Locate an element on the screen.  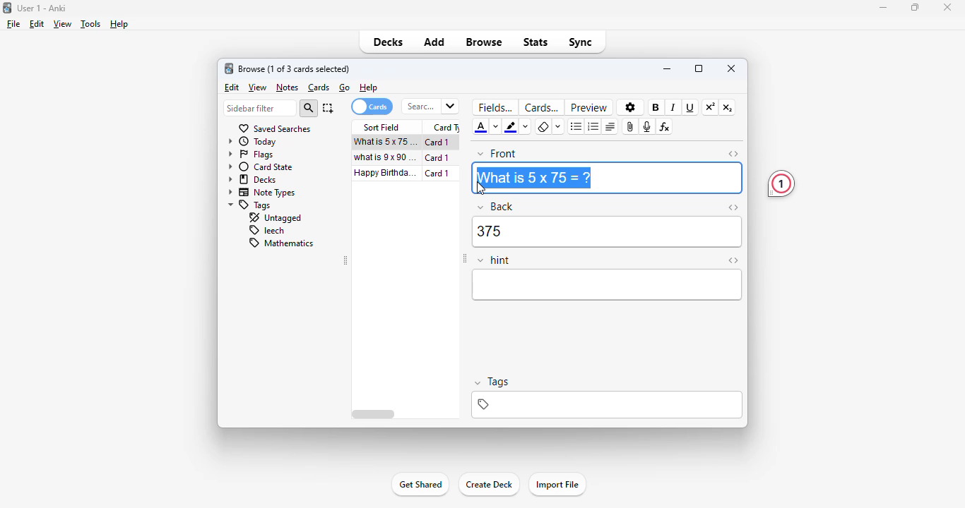
tools is located at coordinates (92, 24).